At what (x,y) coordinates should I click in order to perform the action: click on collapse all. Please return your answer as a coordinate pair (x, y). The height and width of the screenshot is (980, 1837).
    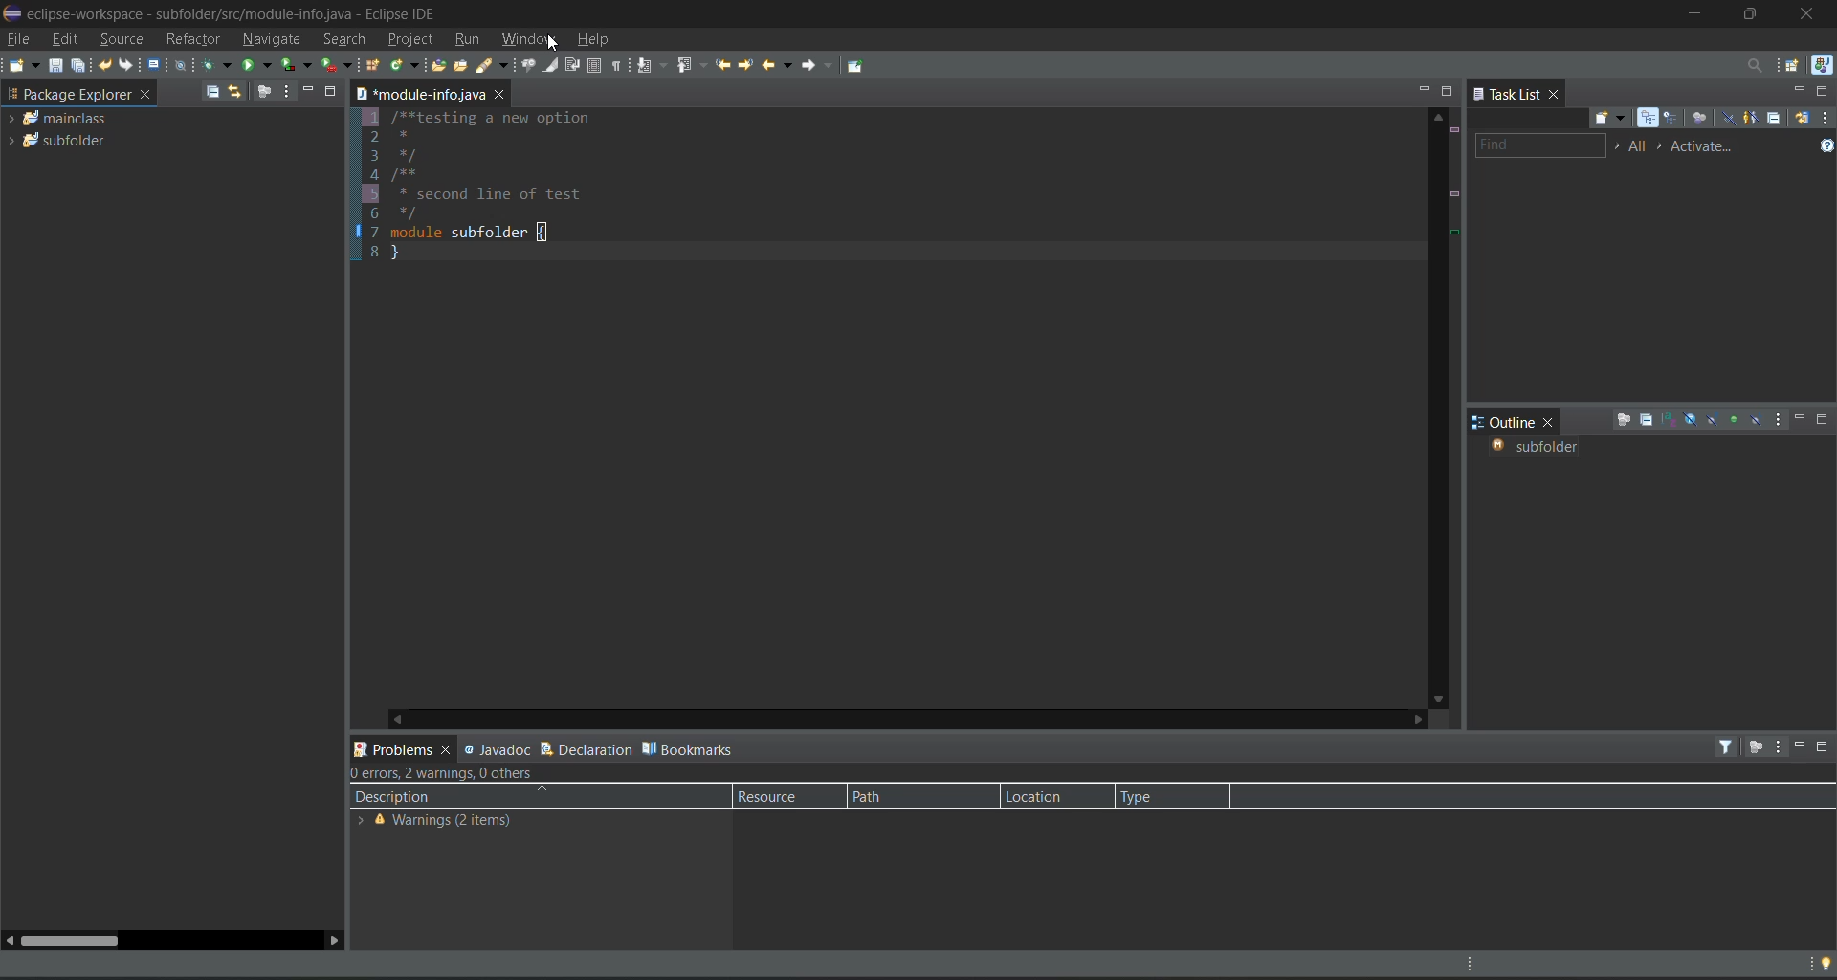
    Looking at the image, I should click on (1649, 420).